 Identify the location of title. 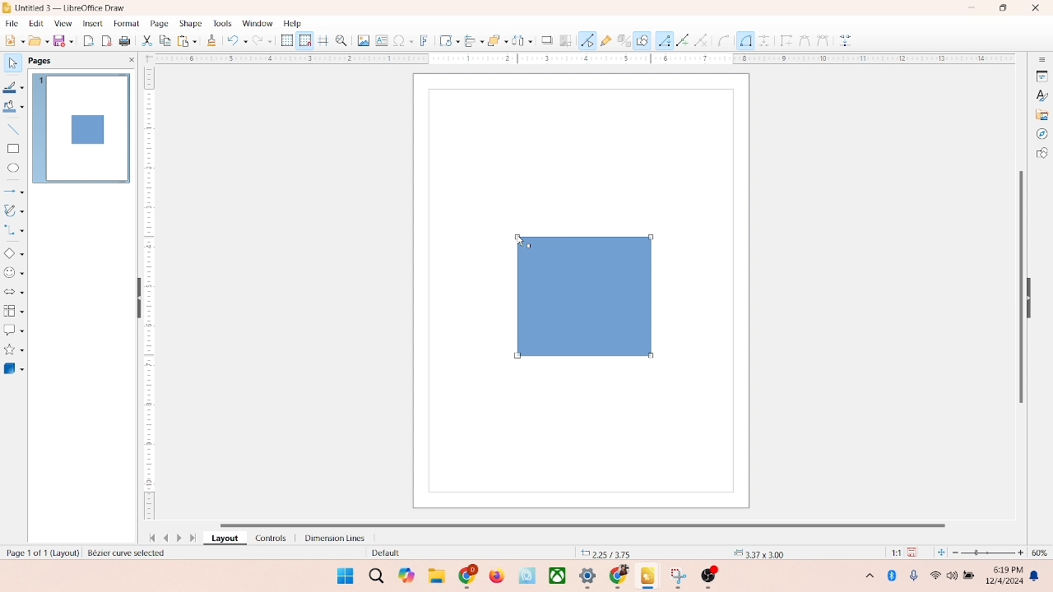
(72, 7).